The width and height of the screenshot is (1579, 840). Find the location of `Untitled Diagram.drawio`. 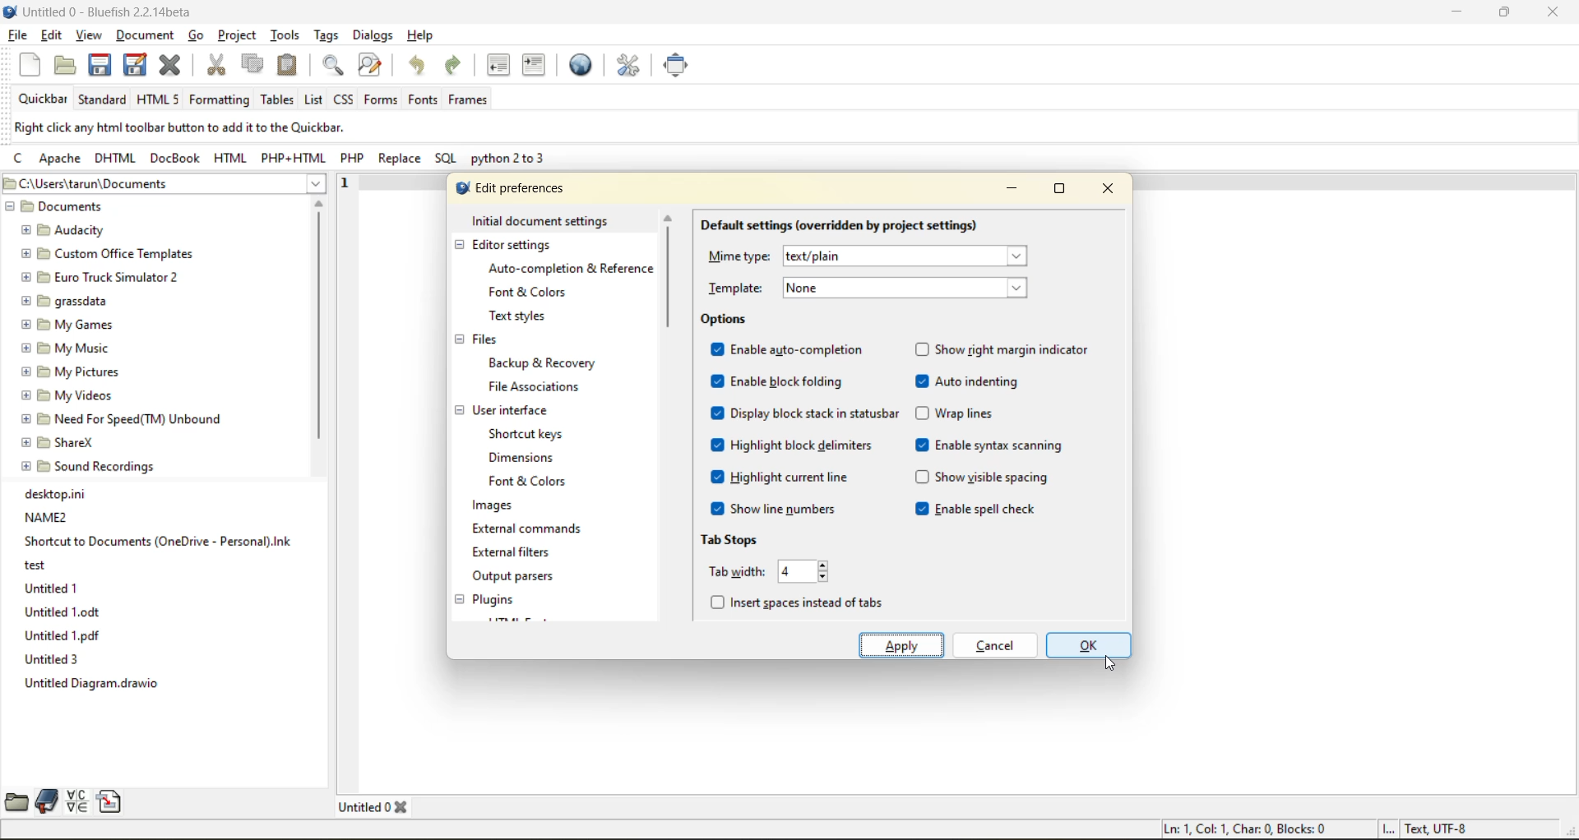

Untitled Diagram.drawio is located at coordinates (99, 685).